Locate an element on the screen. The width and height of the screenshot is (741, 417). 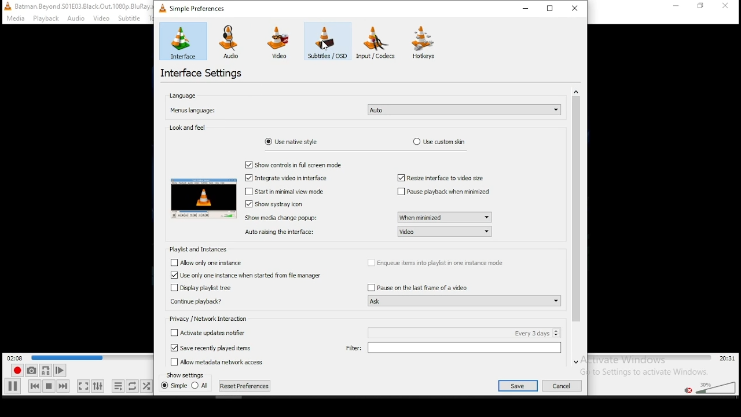
input/codecs is located at coordinates (379, 42).